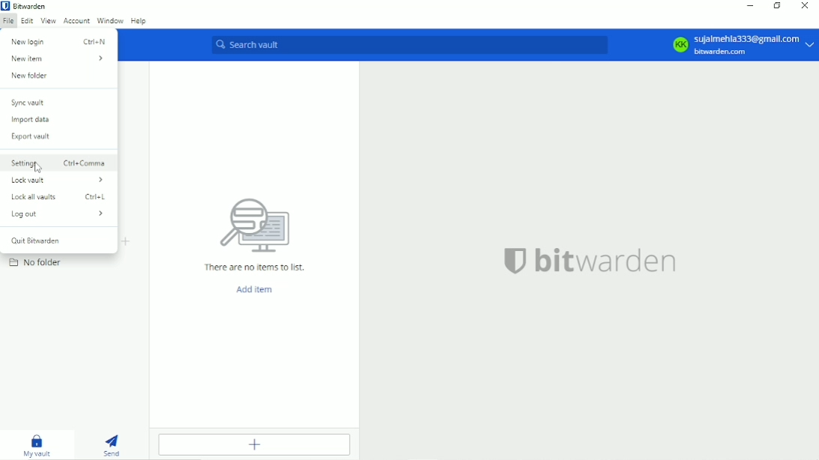 Image resolution: width=819 pixels, height=460 pixels. I want to click on Lock all vaults  Ctrl+L, so click(58, 196).